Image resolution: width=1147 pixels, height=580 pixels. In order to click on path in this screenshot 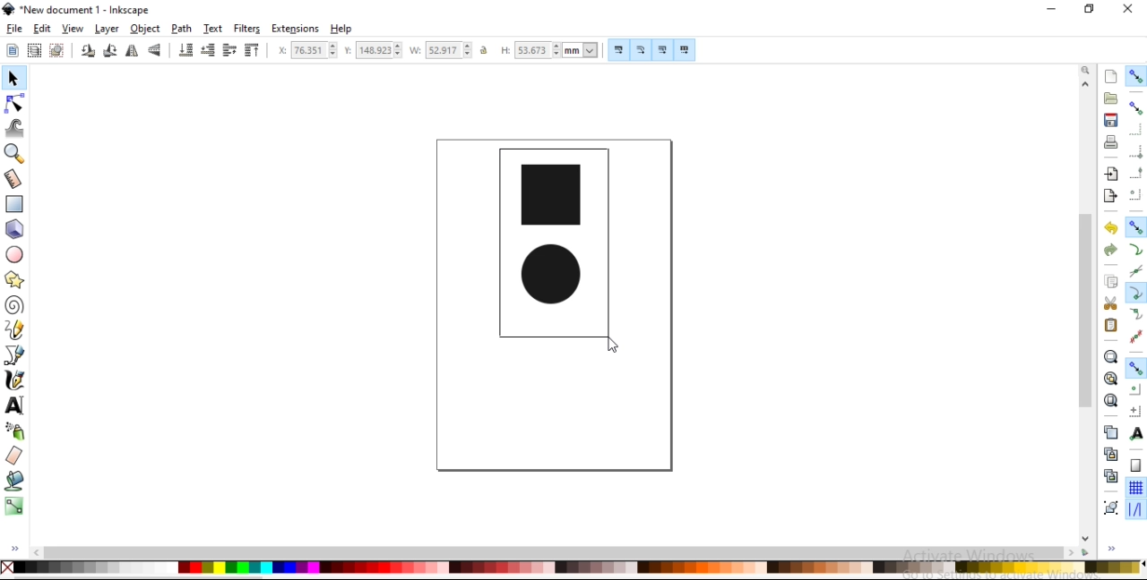, I will do `click(182, 28)`.